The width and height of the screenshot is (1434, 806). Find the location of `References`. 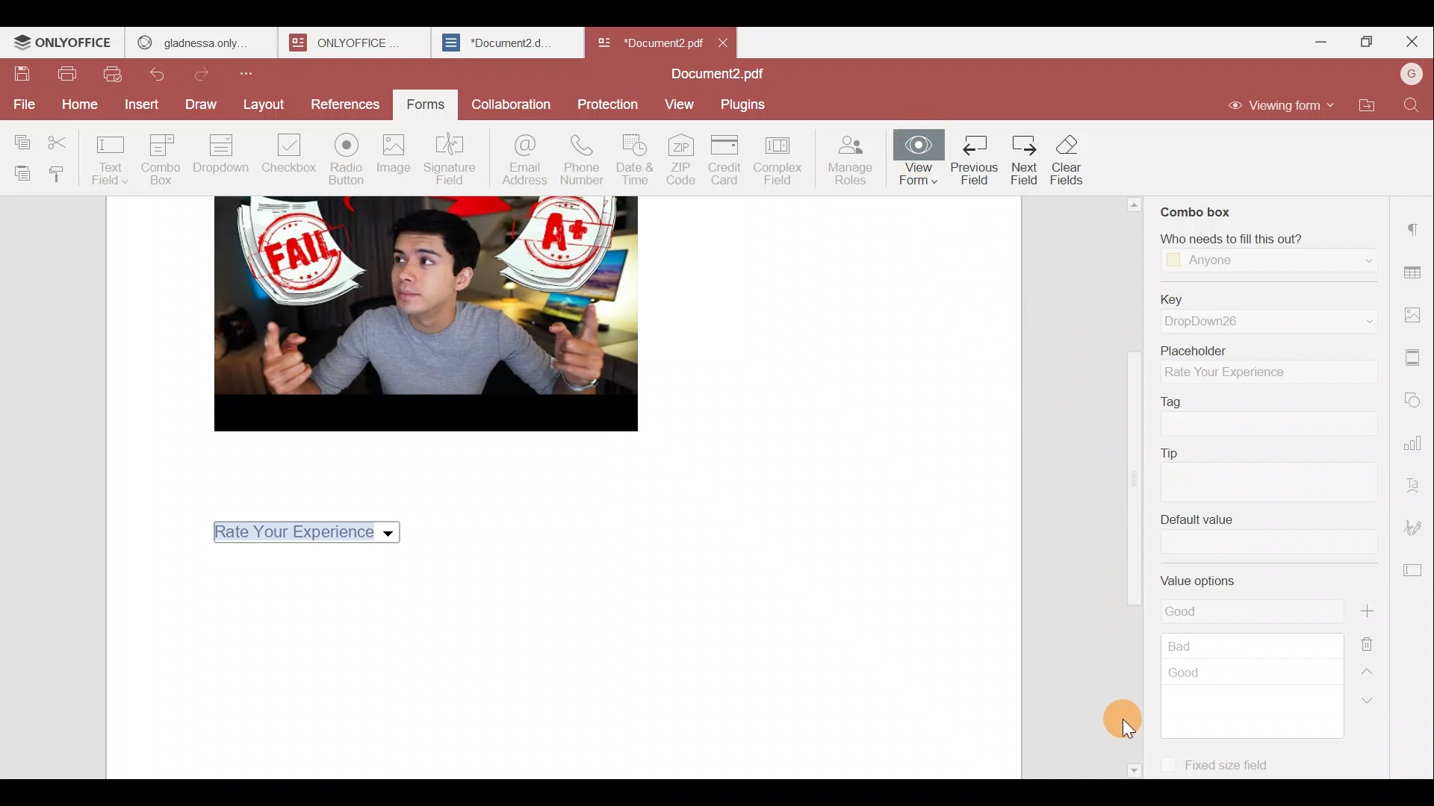

References is located at coordinates (342, 102).